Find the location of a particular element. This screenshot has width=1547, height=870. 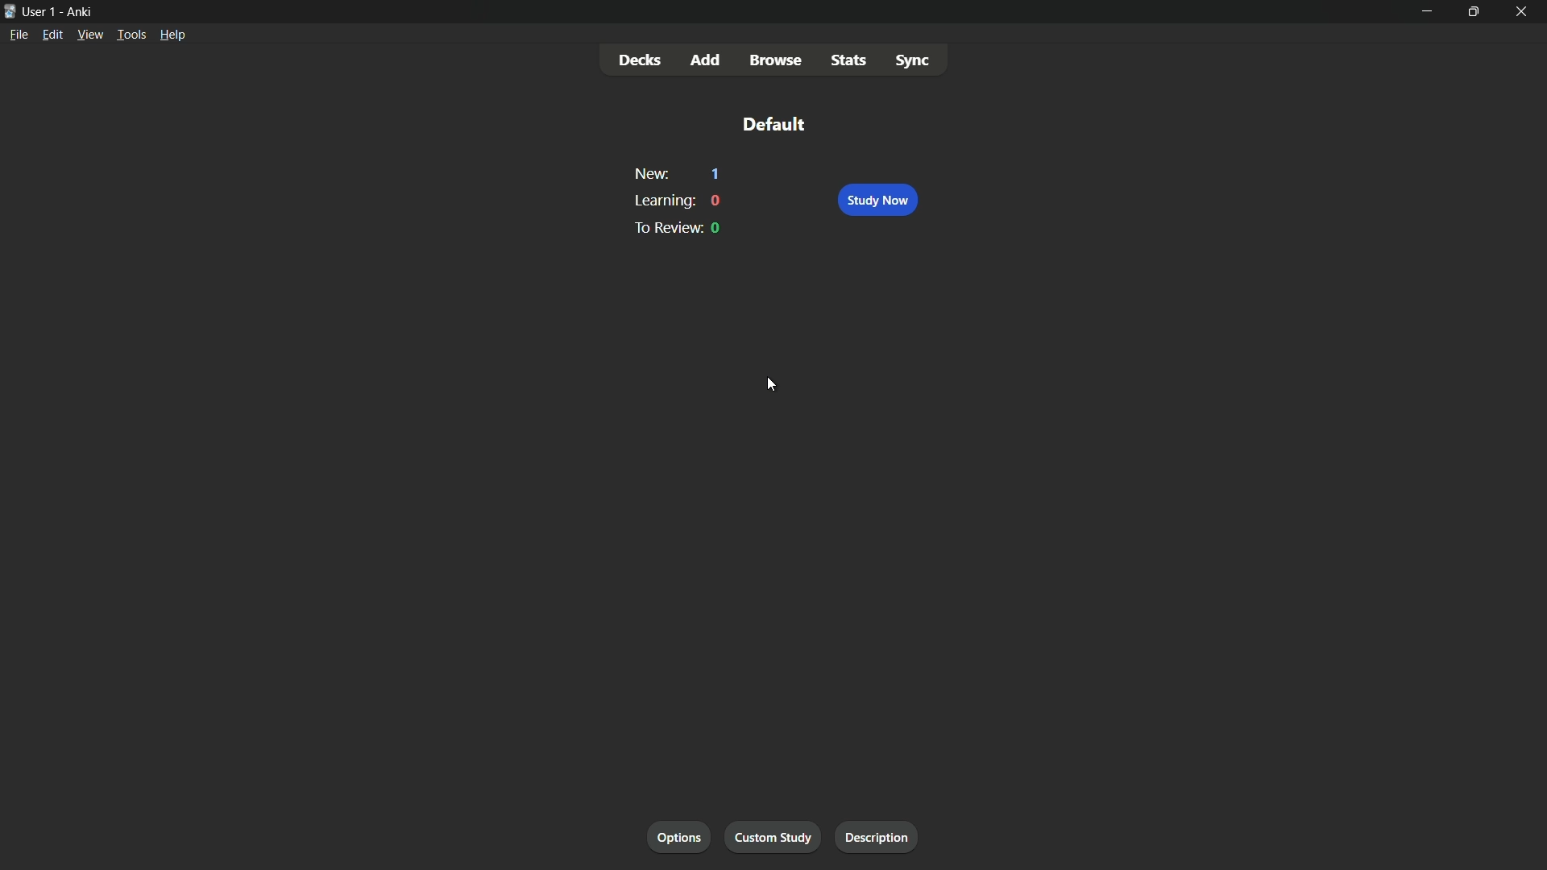

stats is located at coordinates (848, 61).